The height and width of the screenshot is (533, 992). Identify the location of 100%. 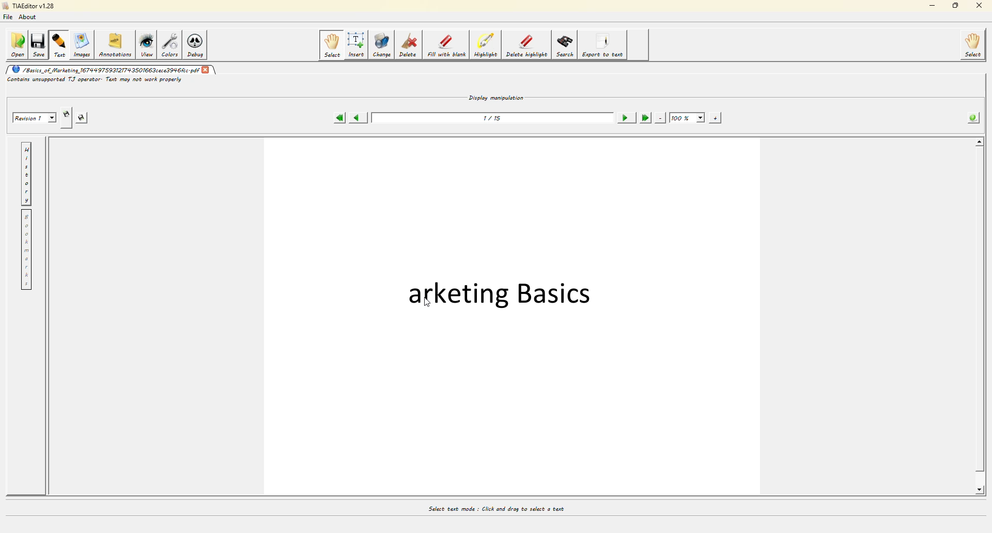
(687, 116).